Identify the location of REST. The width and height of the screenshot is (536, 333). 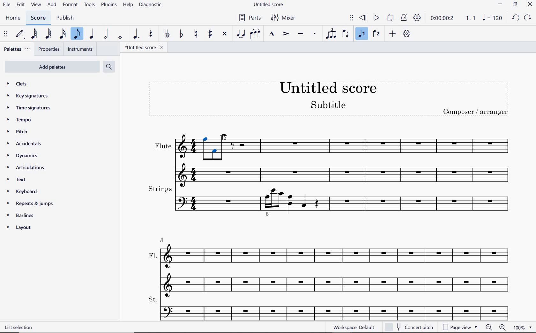
(151, 34).